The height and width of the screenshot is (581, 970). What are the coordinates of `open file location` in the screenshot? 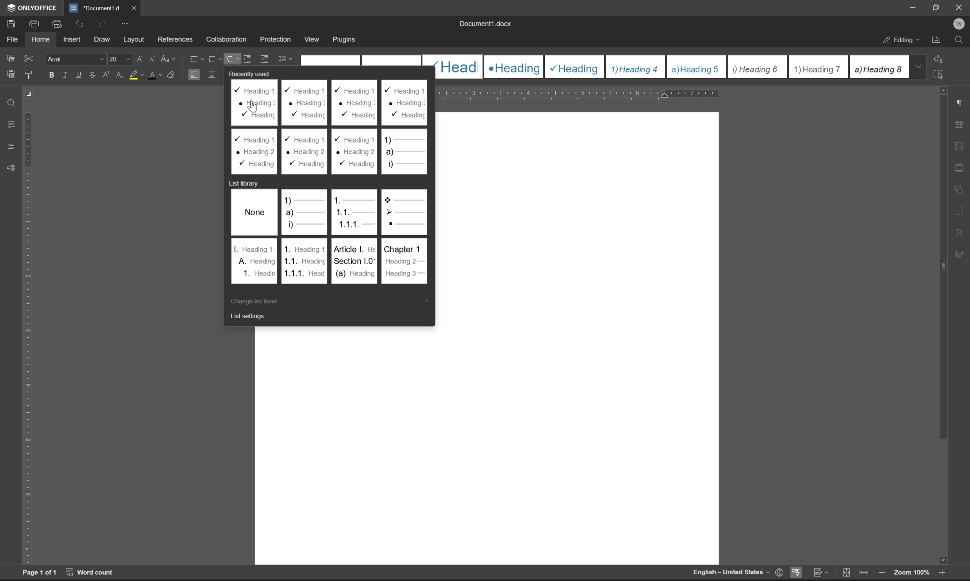 It's located at (937, 41).